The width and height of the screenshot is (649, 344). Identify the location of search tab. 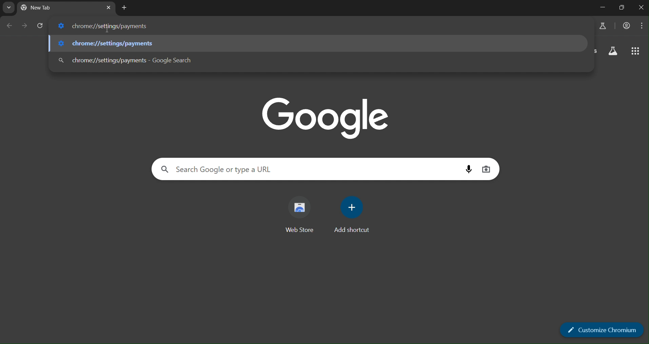
(8, 8).